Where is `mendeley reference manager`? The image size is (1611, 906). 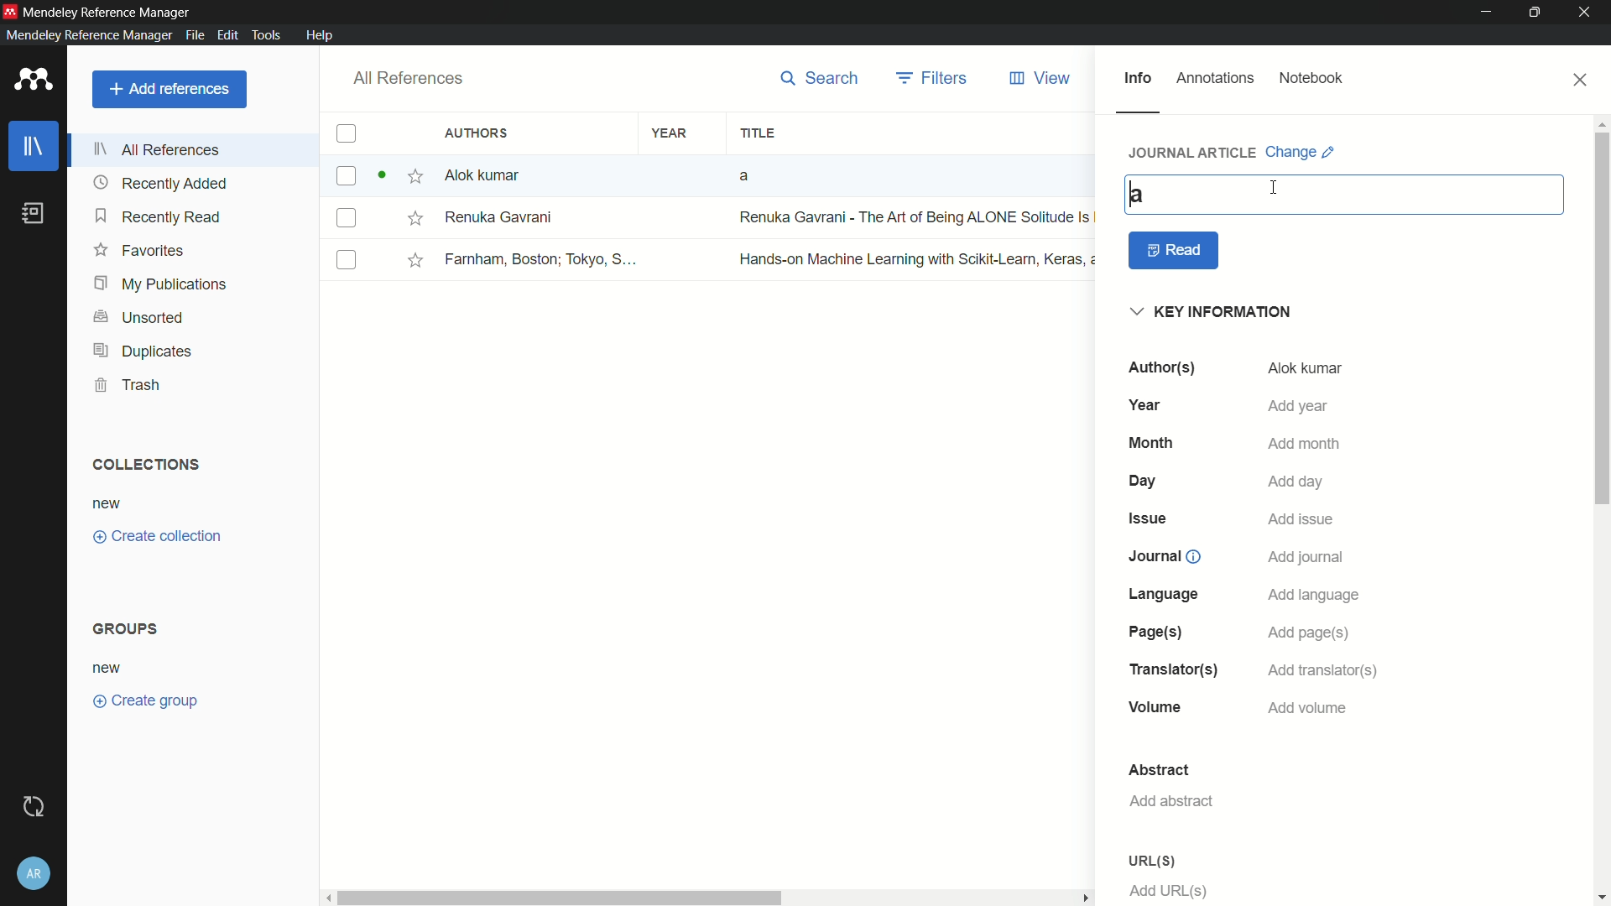
mendeley reference manager is located at coordinates (89, 34).